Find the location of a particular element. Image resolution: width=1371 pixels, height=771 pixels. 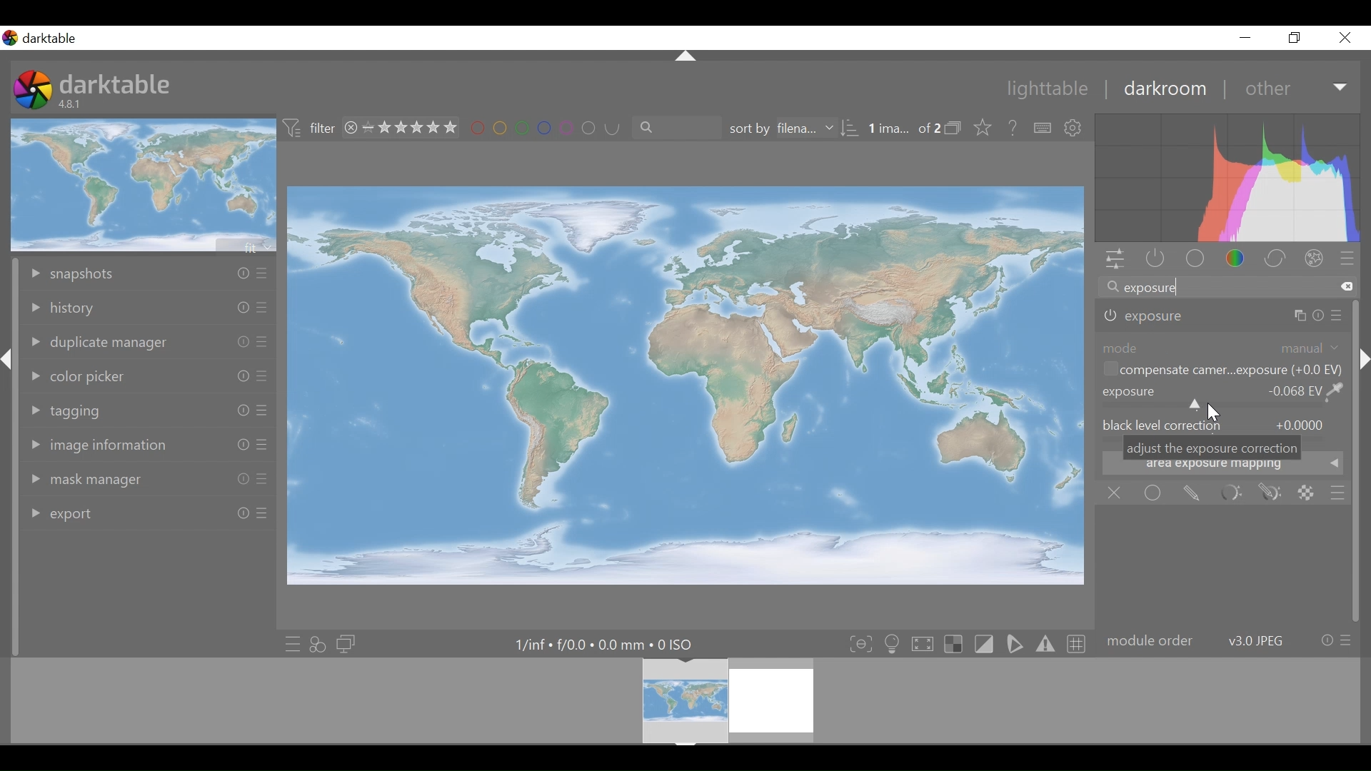

black level correction is located at coordinates (1222, 425).